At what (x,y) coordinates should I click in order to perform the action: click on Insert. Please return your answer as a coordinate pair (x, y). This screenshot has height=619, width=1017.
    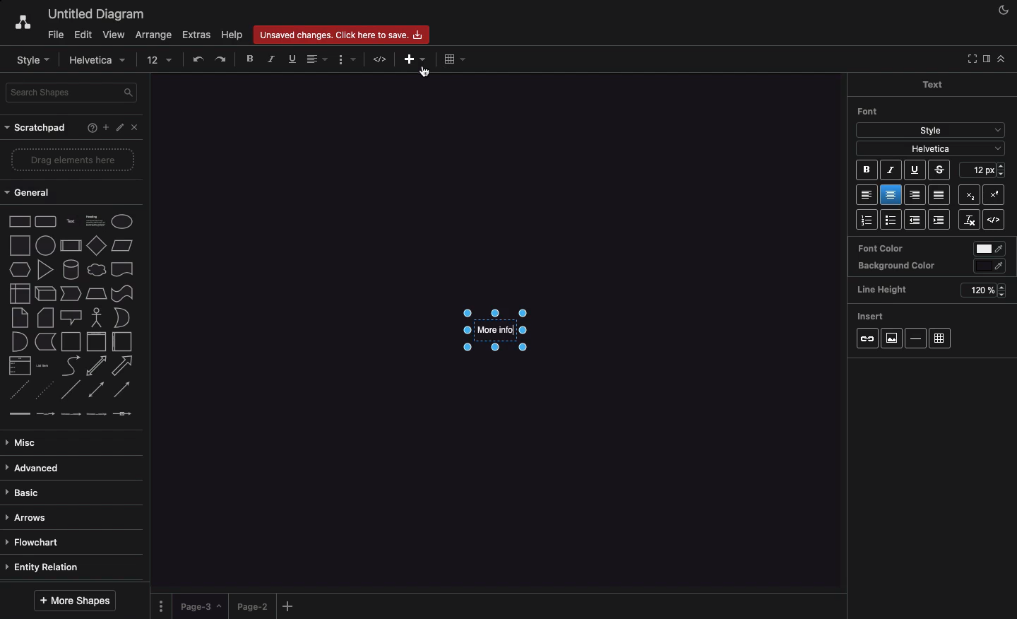
    Looking at the image, I should click on (872, 314).